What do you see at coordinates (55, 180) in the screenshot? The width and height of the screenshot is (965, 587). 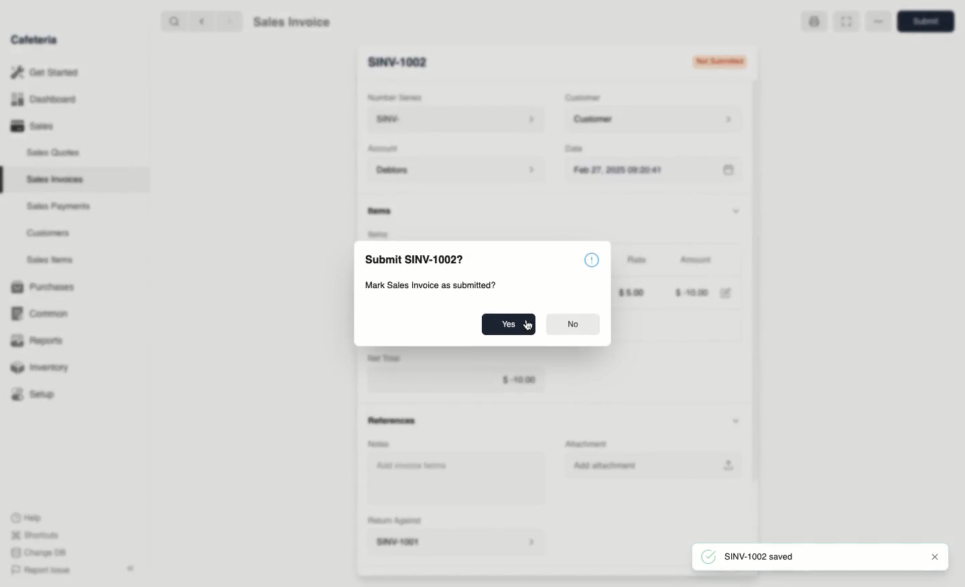 I see `Sales Invoices` at bounding box center [55, 180].